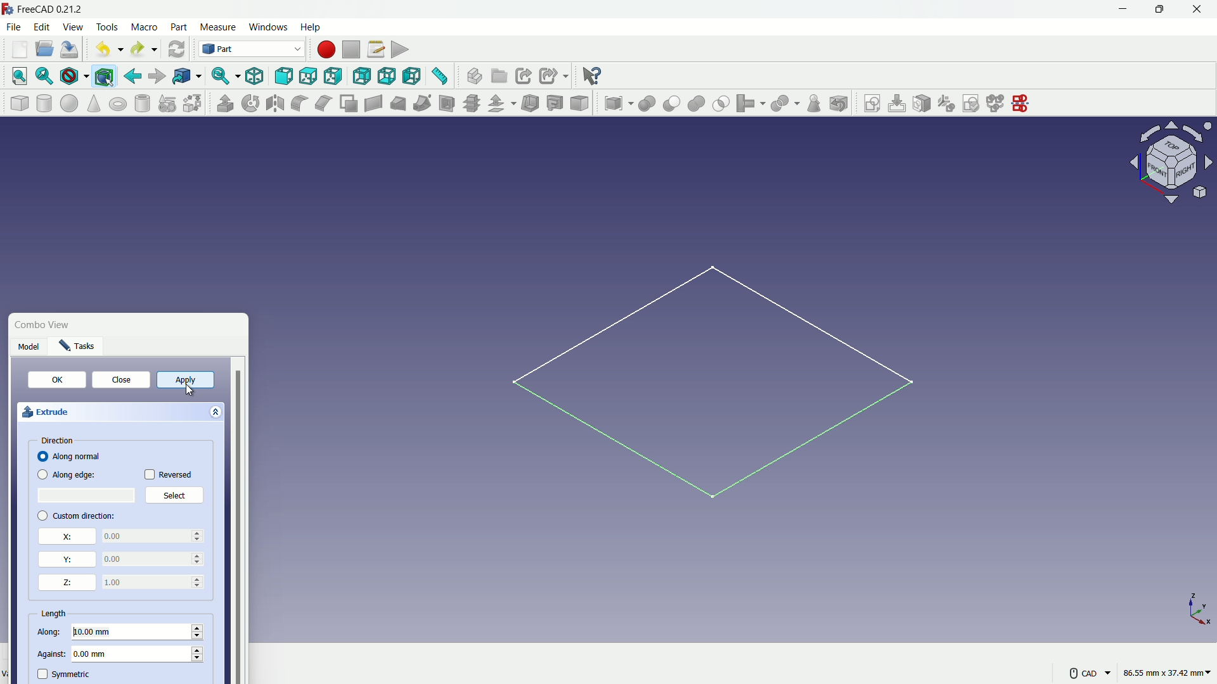  Describe the element at coordinates (19, 103) in the screenshot. I see `cube` at that location.